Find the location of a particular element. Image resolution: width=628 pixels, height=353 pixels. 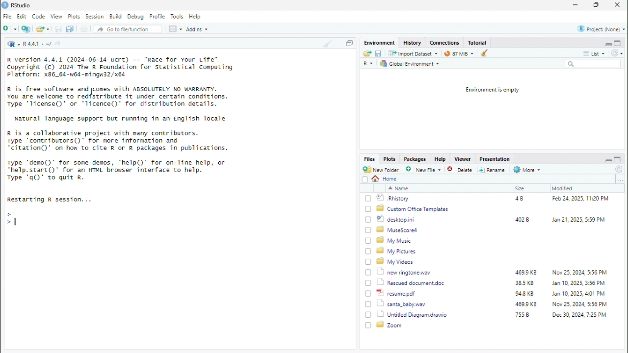

Checkbox is located at coordinates (368, 241).